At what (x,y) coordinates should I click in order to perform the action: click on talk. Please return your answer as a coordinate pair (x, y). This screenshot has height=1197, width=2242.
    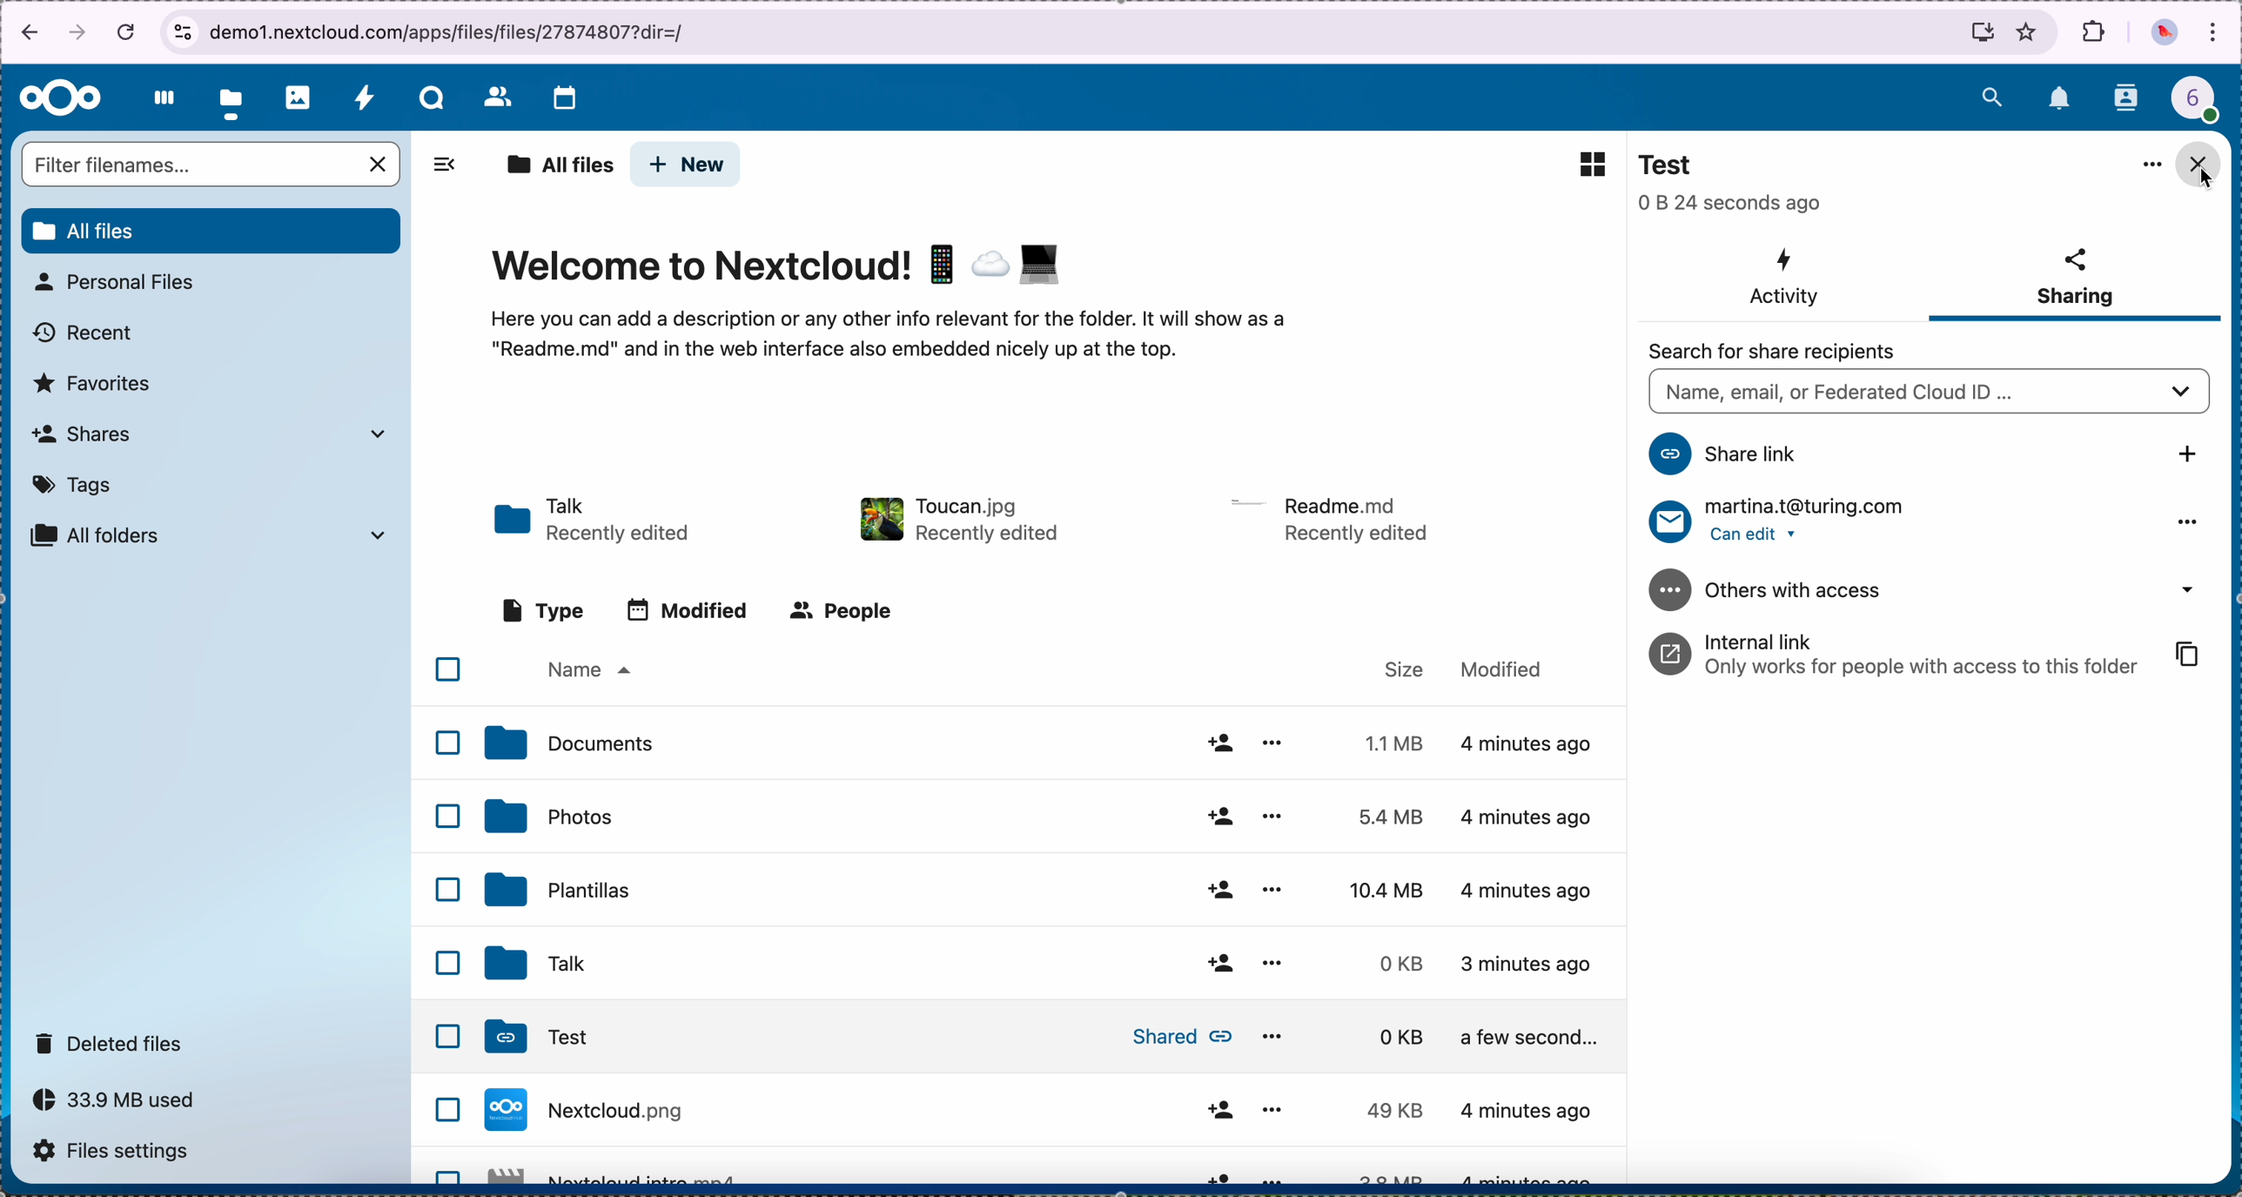
    Looking at the image, I should click on (432, 98).